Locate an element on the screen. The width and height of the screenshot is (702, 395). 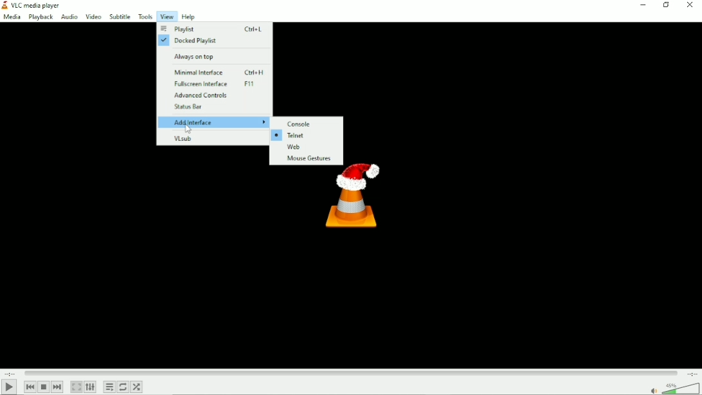
restore down is located at coordinates (668, 5).